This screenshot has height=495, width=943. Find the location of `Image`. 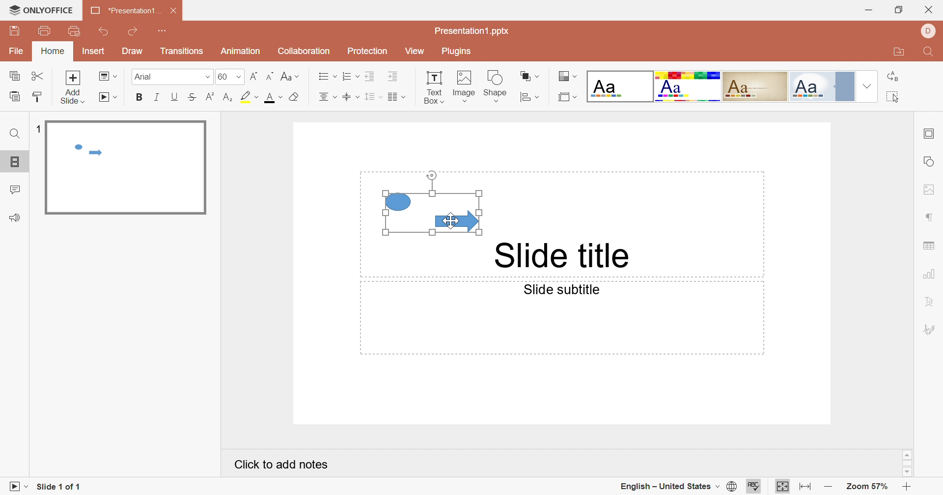

Image is located at coordinates (465, 86).